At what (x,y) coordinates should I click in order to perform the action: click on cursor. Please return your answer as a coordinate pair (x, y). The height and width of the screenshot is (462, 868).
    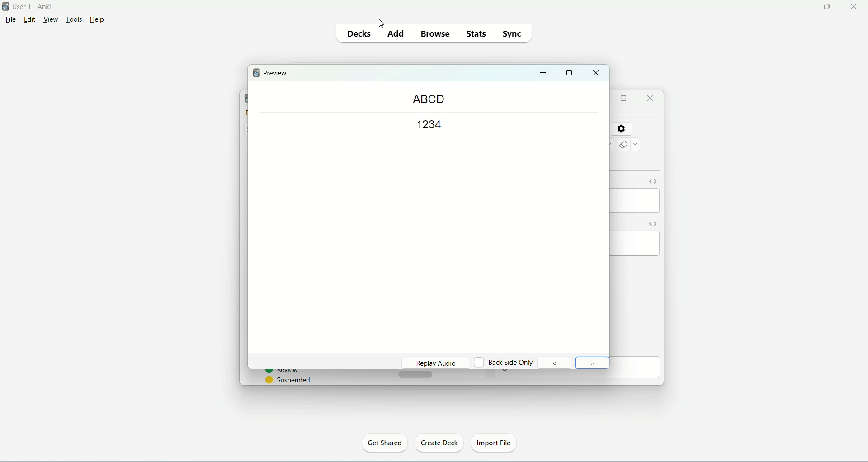
    Looking at the image, I should click on (382, 22).